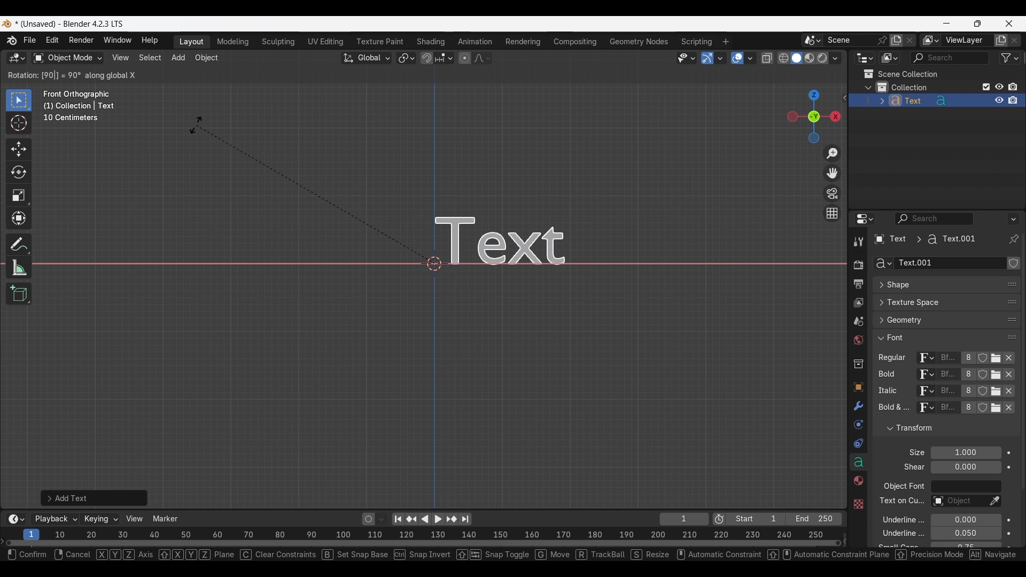 The width and height of the screenshot is (1026, 577). What do you see at coordinates (858, 241) in the screenshot?
I see `Tool` at bounding box center [858, 241].